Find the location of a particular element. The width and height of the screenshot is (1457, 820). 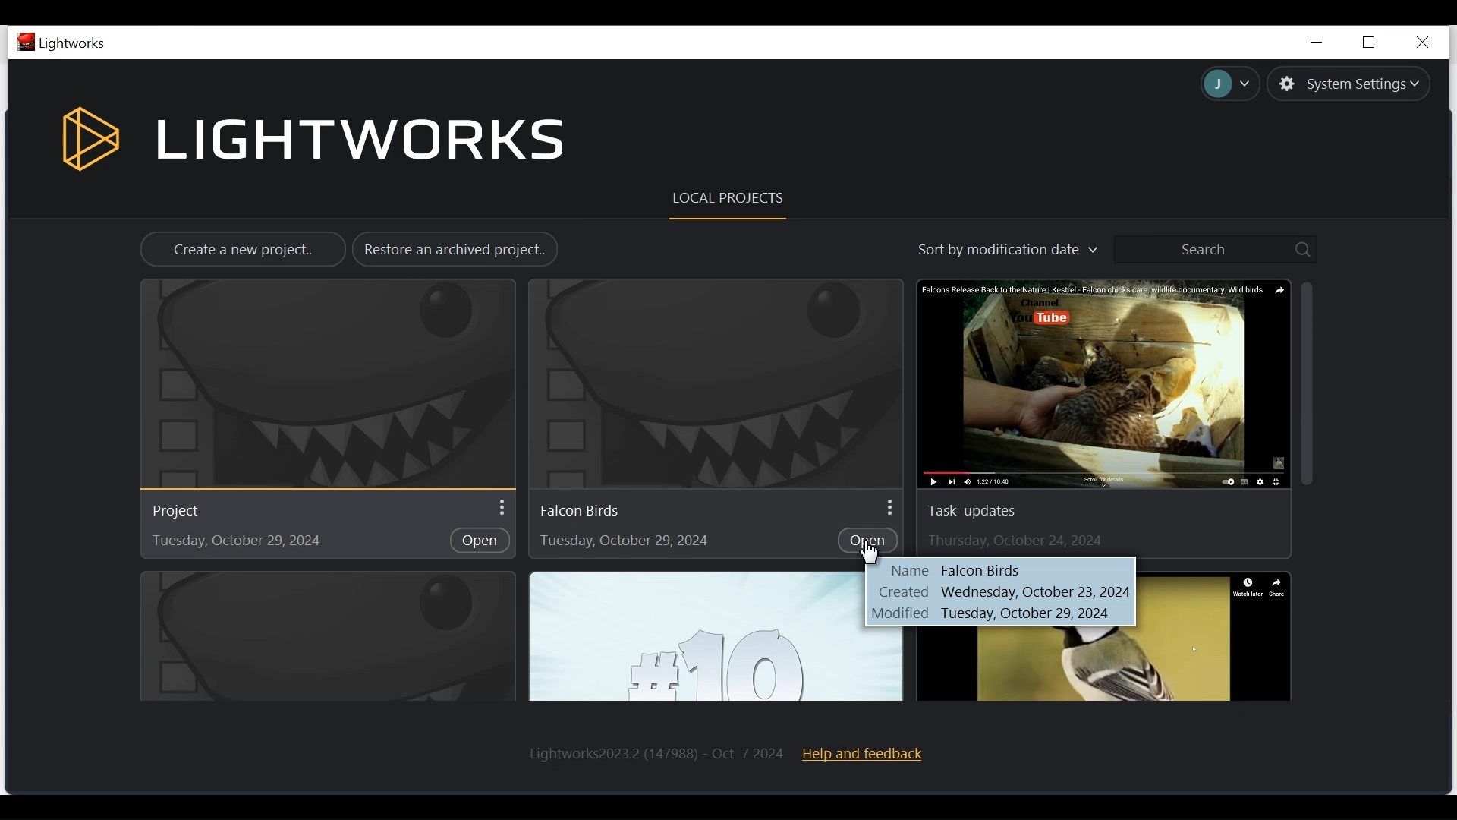

Falcon is located at coordinates (588, 512).